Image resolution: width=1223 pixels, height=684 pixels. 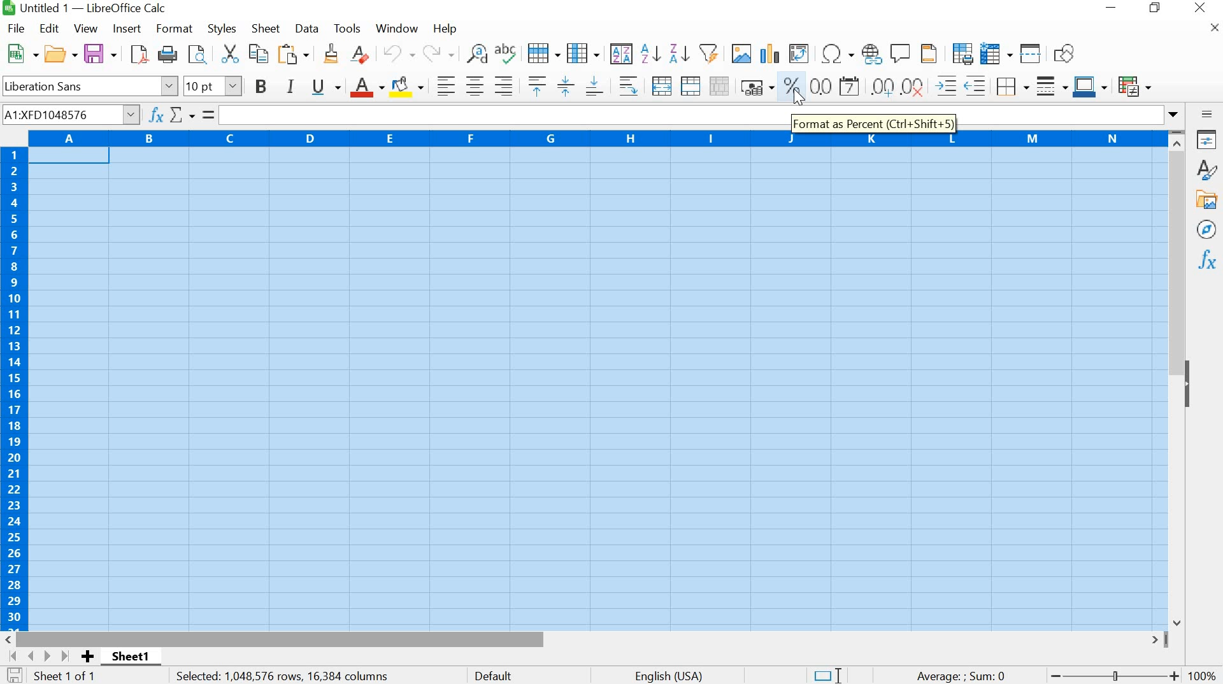 I want to click on CLOSE DOCUMENT, so click(x=1212, y=31).